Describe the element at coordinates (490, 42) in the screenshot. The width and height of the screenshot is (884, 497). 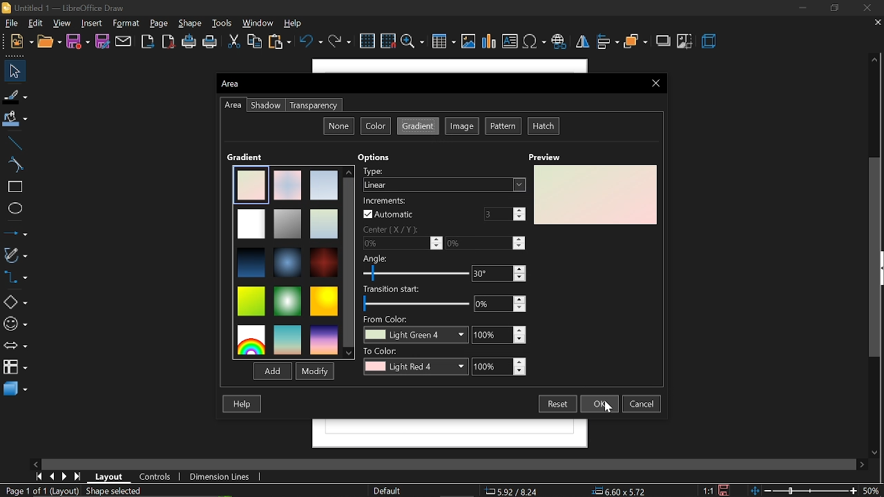
I see `Insert chart` at that location.